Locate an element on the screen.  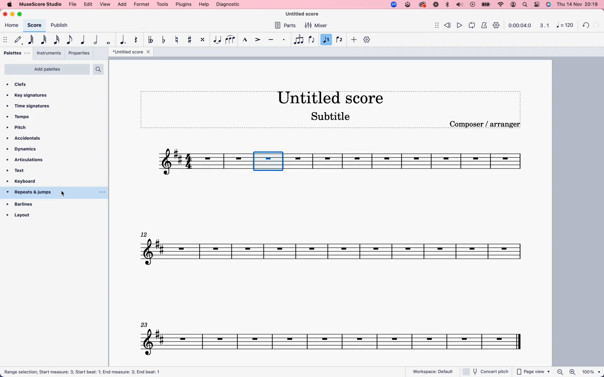
workspace is located at coordinates (433, 370).